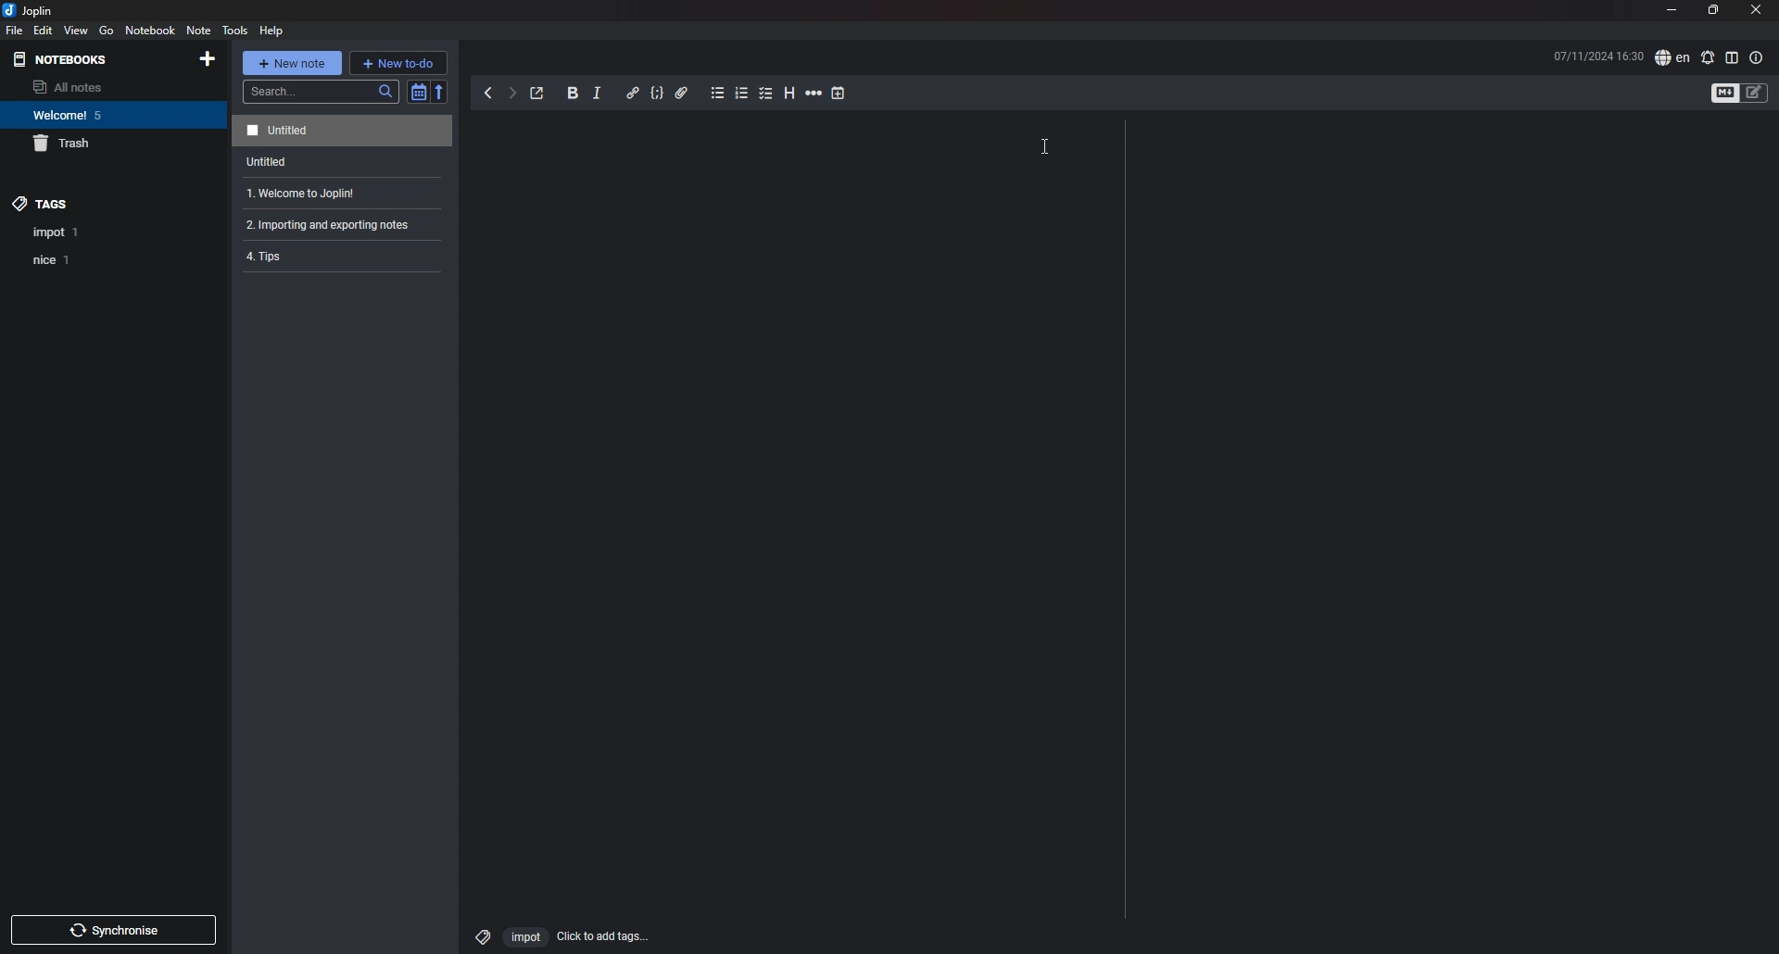  I want to click on Synchronize, so click(117, 933).